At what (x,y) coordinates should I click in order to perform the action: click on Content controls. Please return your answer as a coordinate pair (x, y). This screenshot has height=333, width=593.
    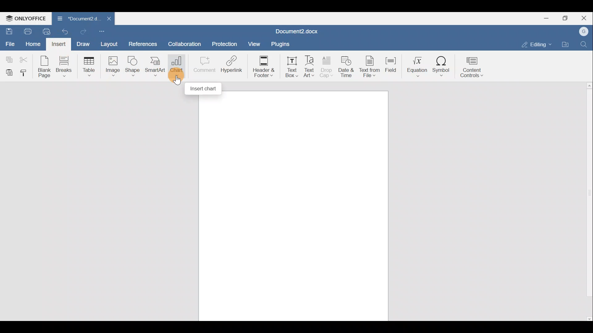
    Looking at the image, I should click on (473, 67).